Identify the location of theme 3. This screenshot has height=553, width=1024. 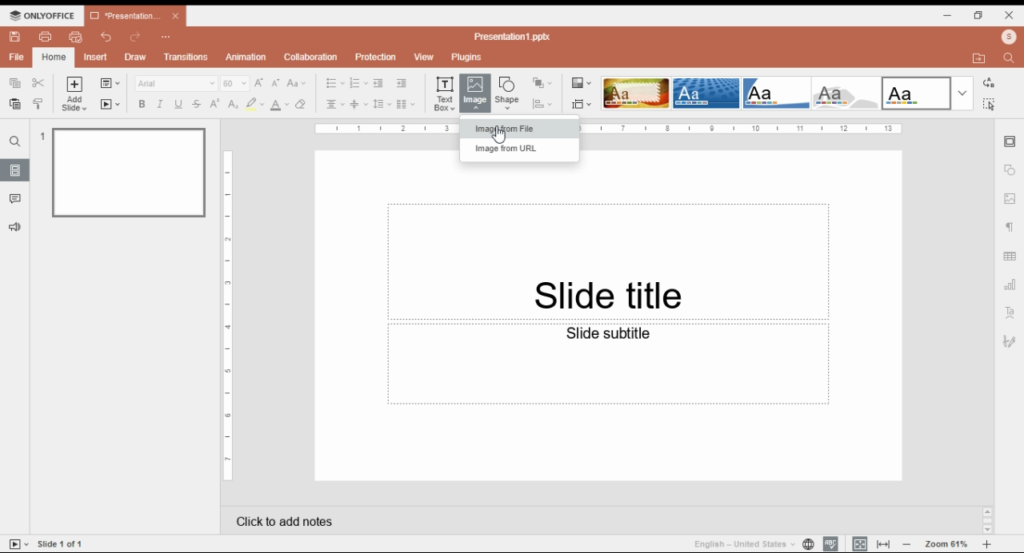
(775, 93).